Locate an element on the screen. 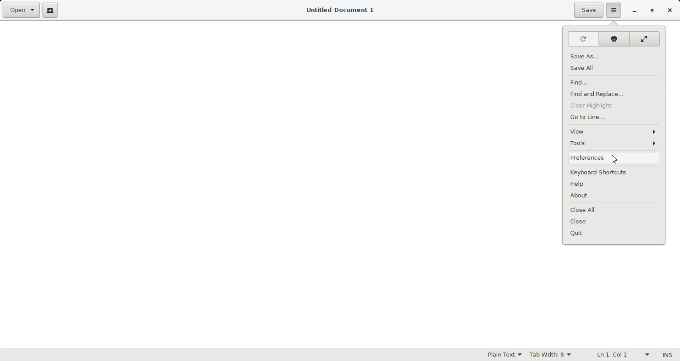 This screenshot has width=680, height=361. View is located at coordinates (614, 131).